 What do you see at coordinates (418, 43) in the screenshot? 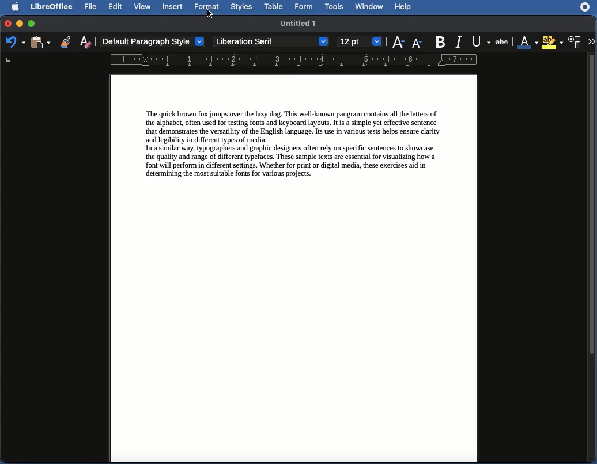
I see `Font size decrease` at bounding box center [418, 43].